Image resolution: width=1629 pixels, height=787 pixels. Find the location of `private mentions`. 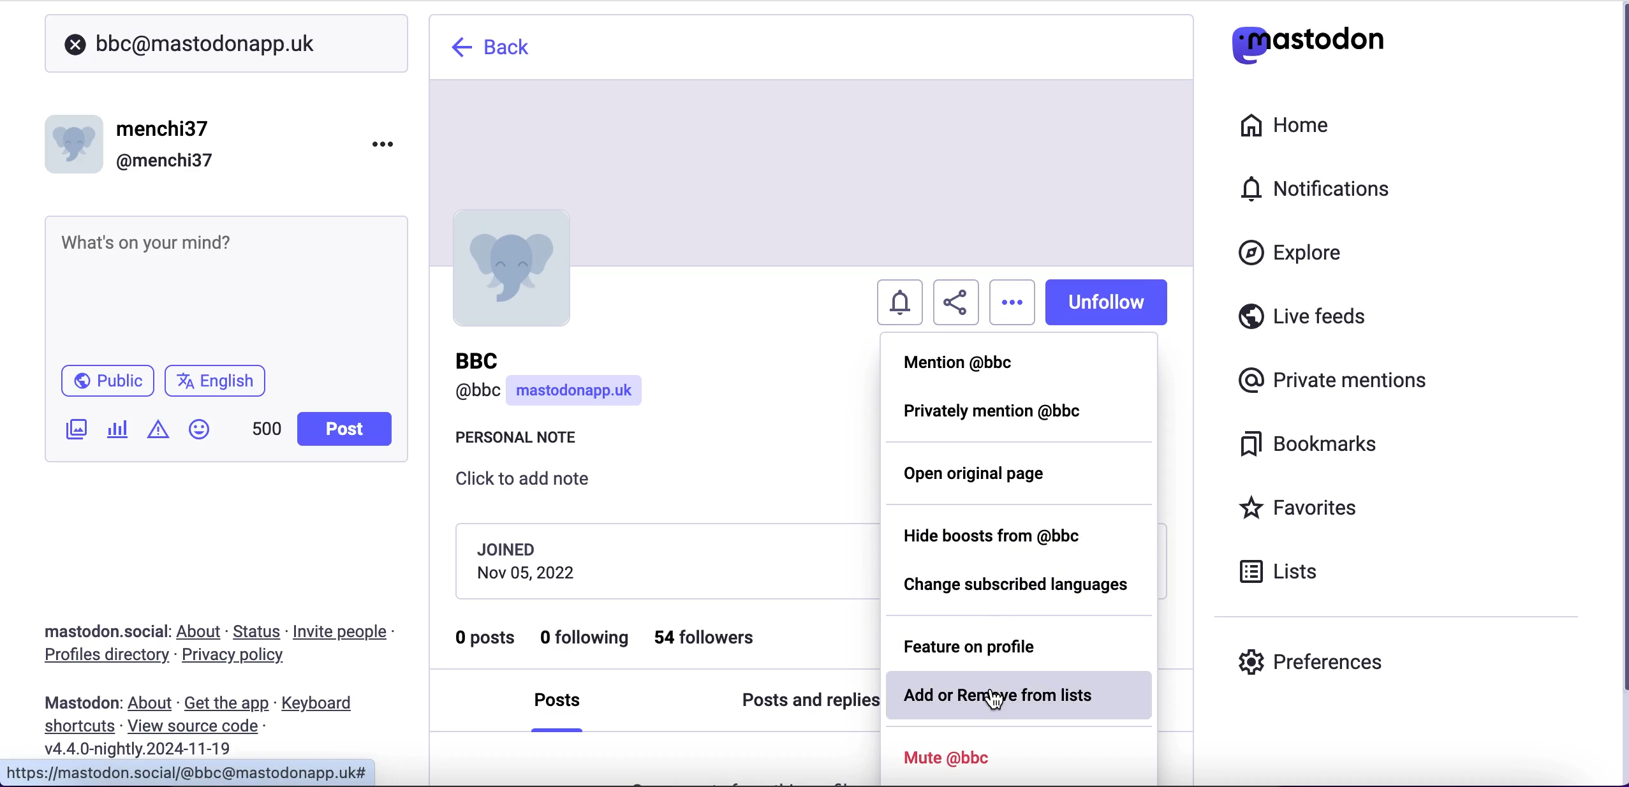

private mentions is located at coordinates (1337, 377).